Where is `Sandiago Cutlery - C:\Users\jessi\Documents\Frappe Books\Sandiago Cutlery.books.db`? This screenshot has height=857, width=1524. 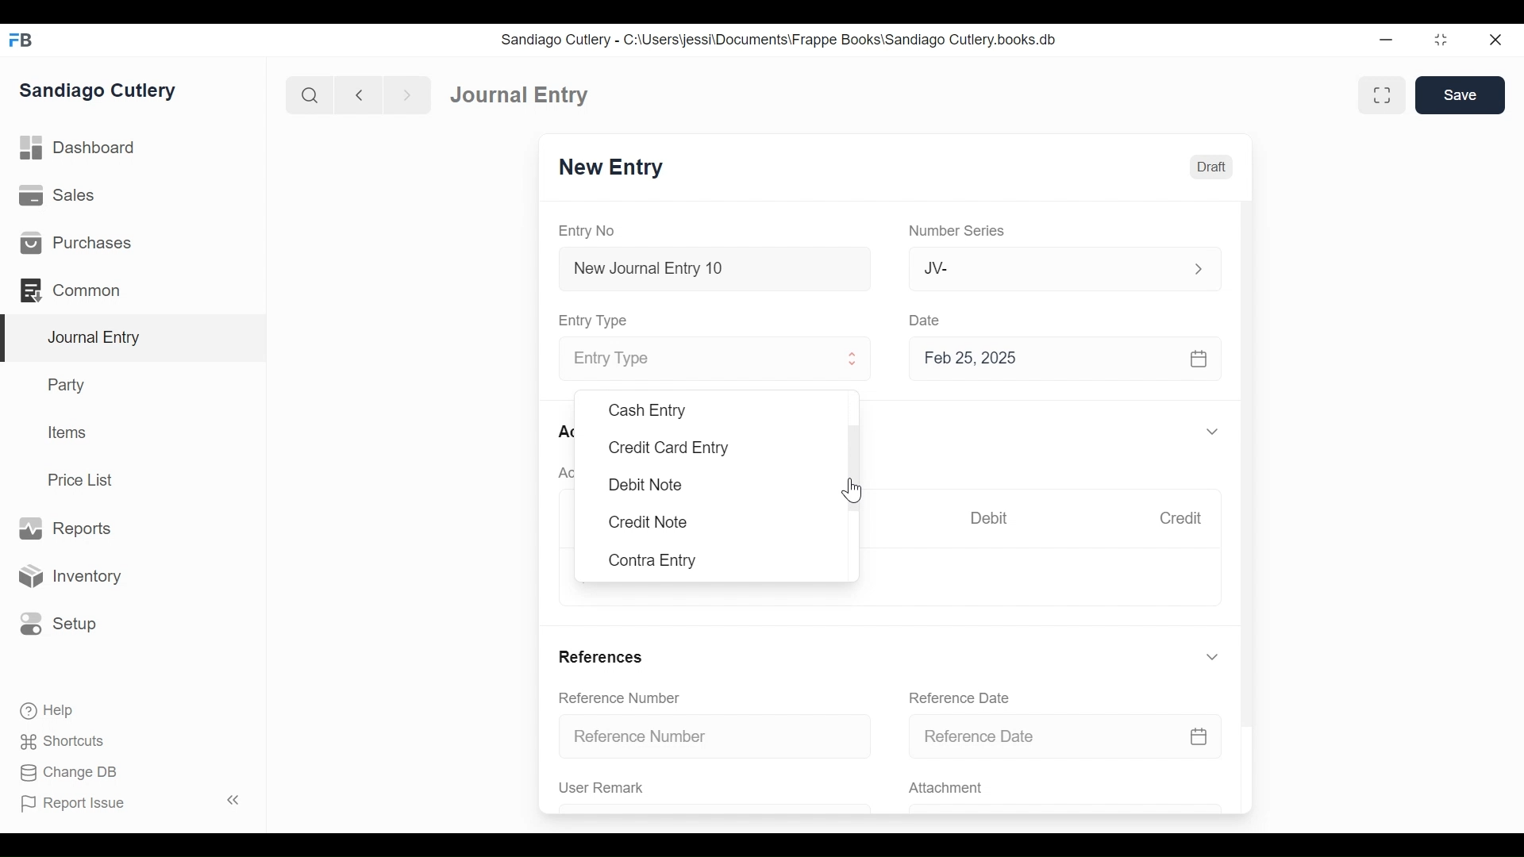 Sandiago Cutlery - C:\Users\jessi\Documents\Frappe Books\Sandiago Cutlery.books.db is located at coordinates (782, 41).